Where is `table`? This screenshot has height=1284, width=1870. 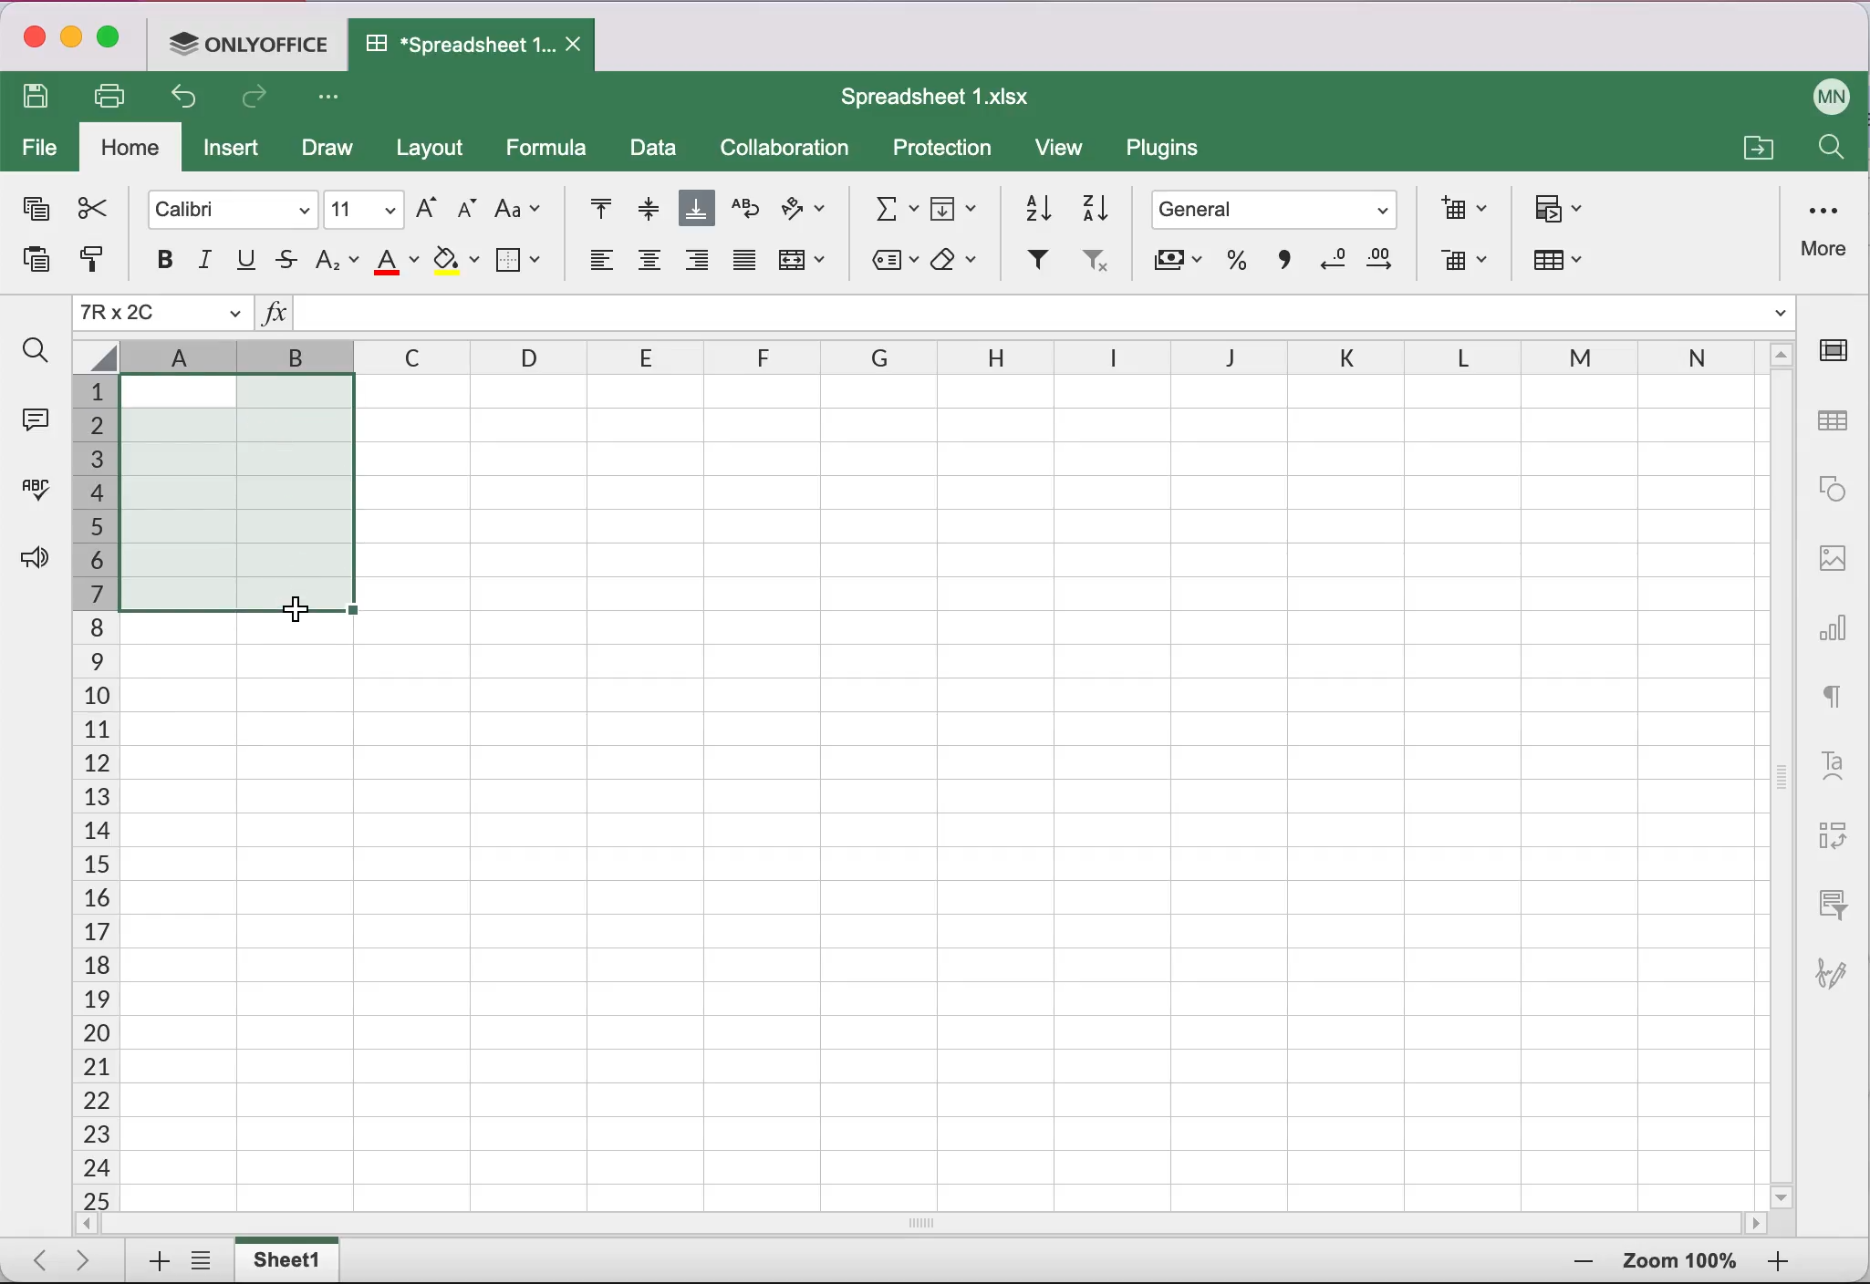
table is located at coordinates (1835, 422).